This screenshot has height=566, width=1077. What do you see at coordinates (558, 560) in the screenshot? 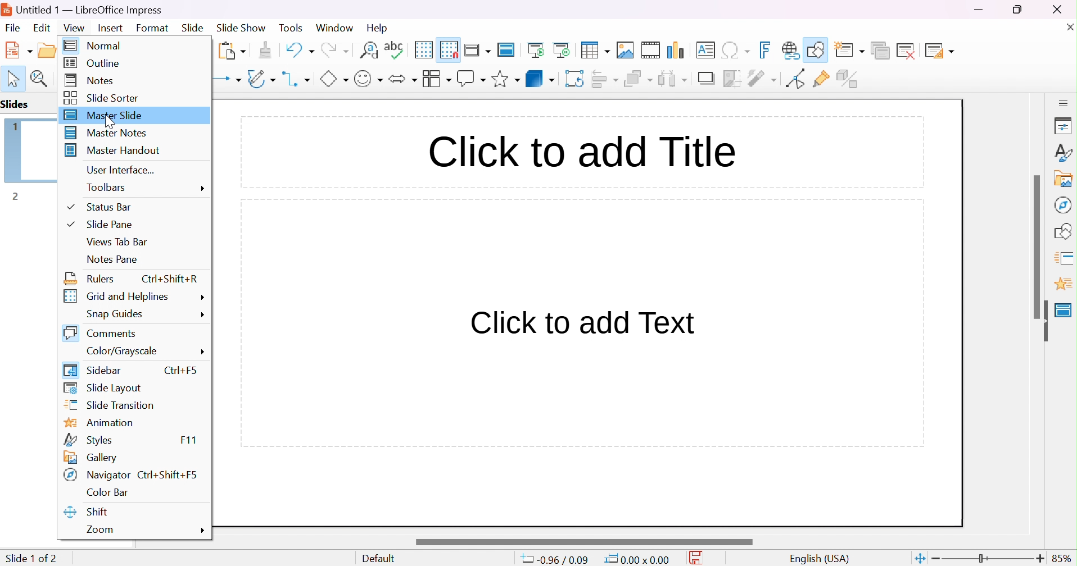
I see `-0.96/0.09` at bounding box center [558, 560].